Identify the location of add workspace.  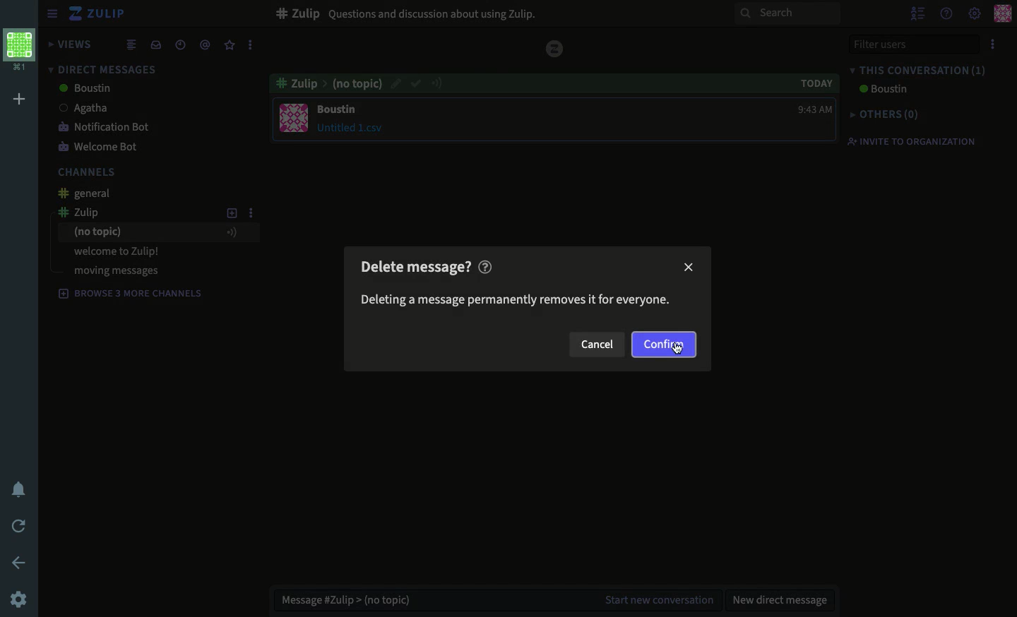
(20, 97).